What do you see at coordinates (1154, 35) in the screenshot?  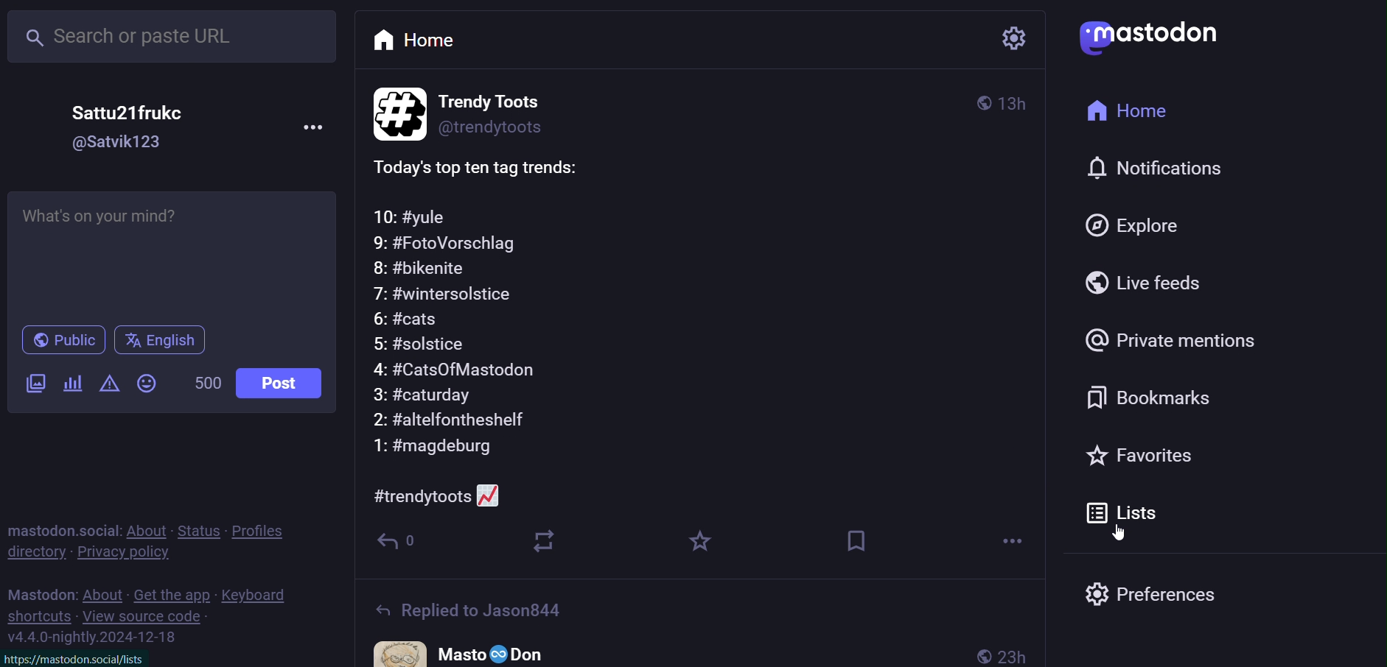 I see `mastodon` at bounding box center [1154, 35].